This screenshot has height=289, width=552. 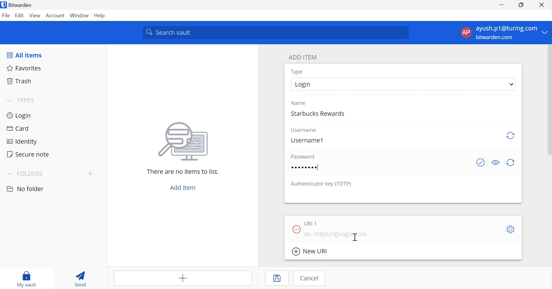 What do you see at coordinates (295, 230) in the screenshot?
I see `Remove` at bounding box center [295, 230].